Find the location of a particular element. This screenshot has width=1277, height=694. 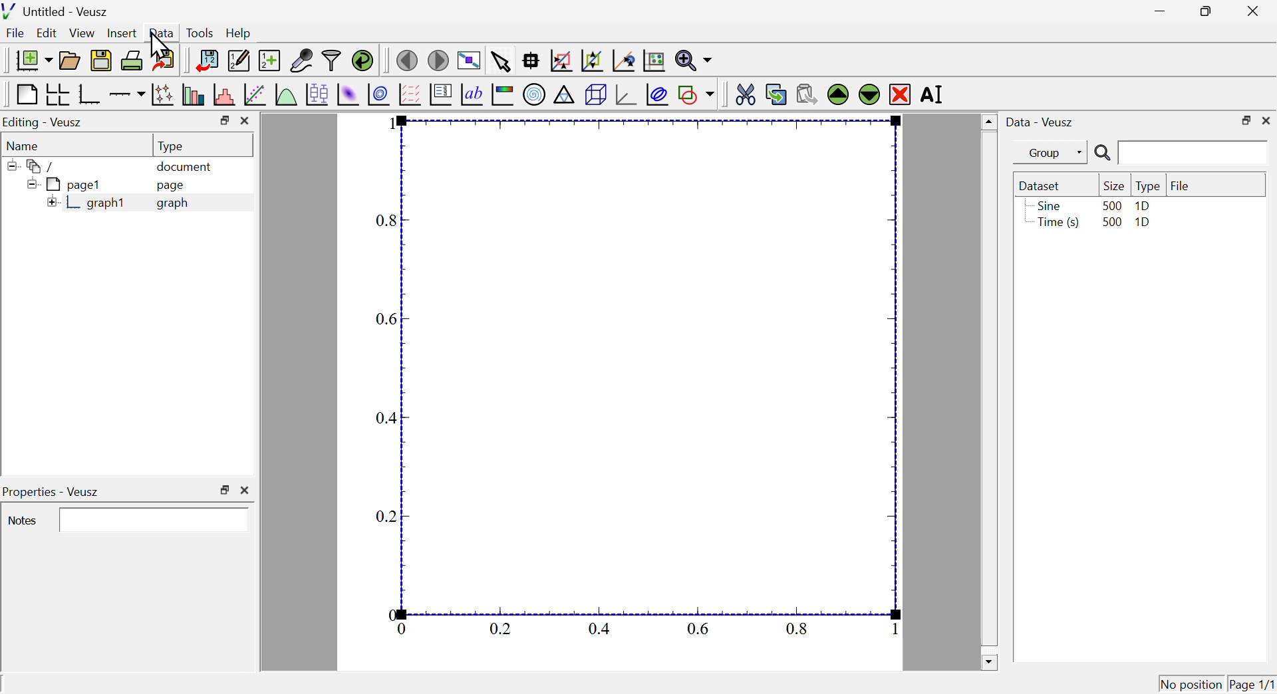

type is located at coordinates (1148, 186).